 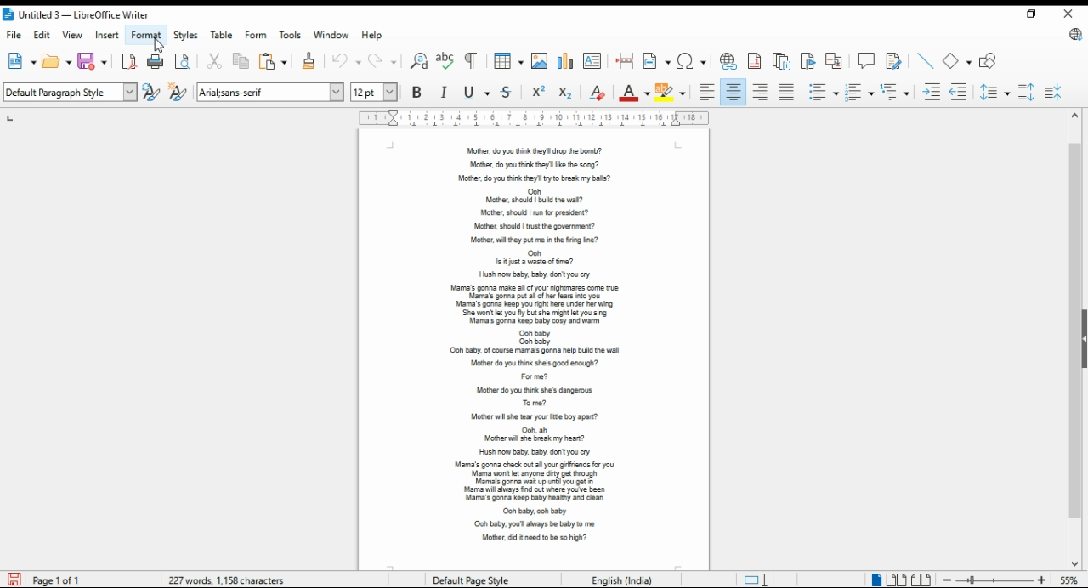 What do you see at coordinates (1071, 15) in the screenshot?
I see `close window` at bounding box center [1071, 15].